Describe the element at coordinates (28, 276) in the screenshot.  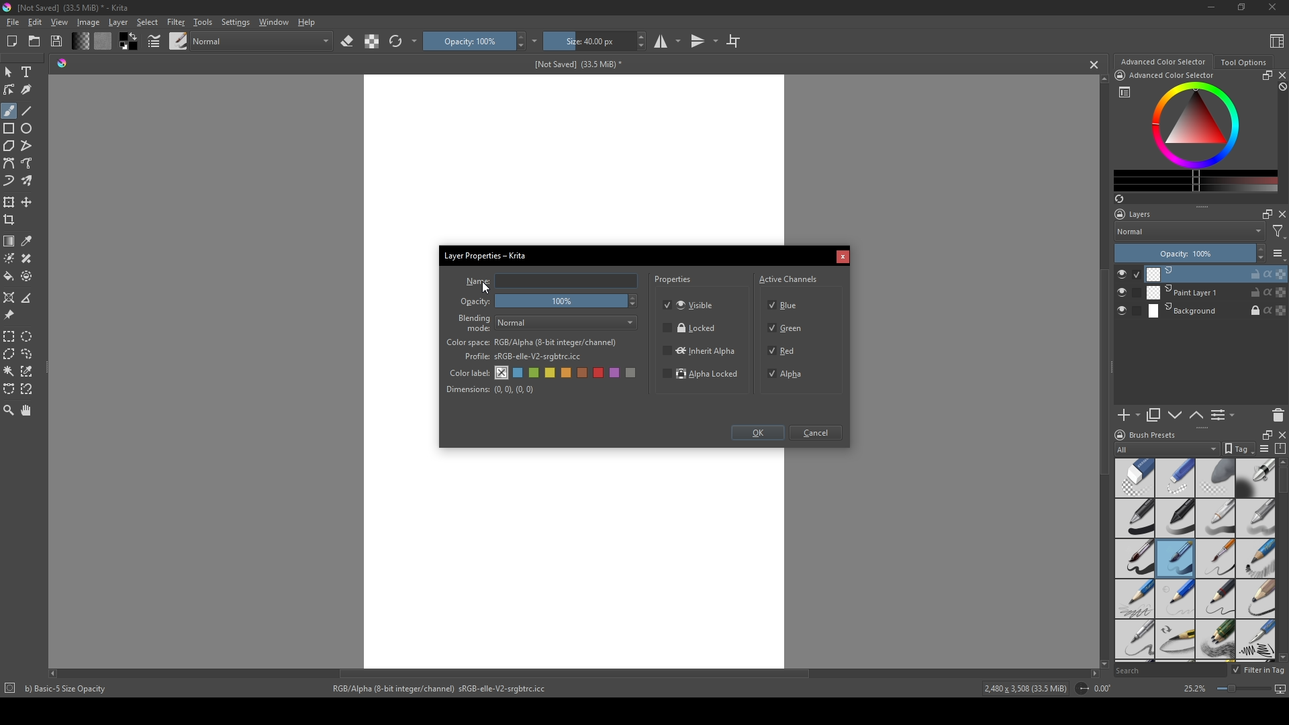
I see `enclose and fill` at that location.